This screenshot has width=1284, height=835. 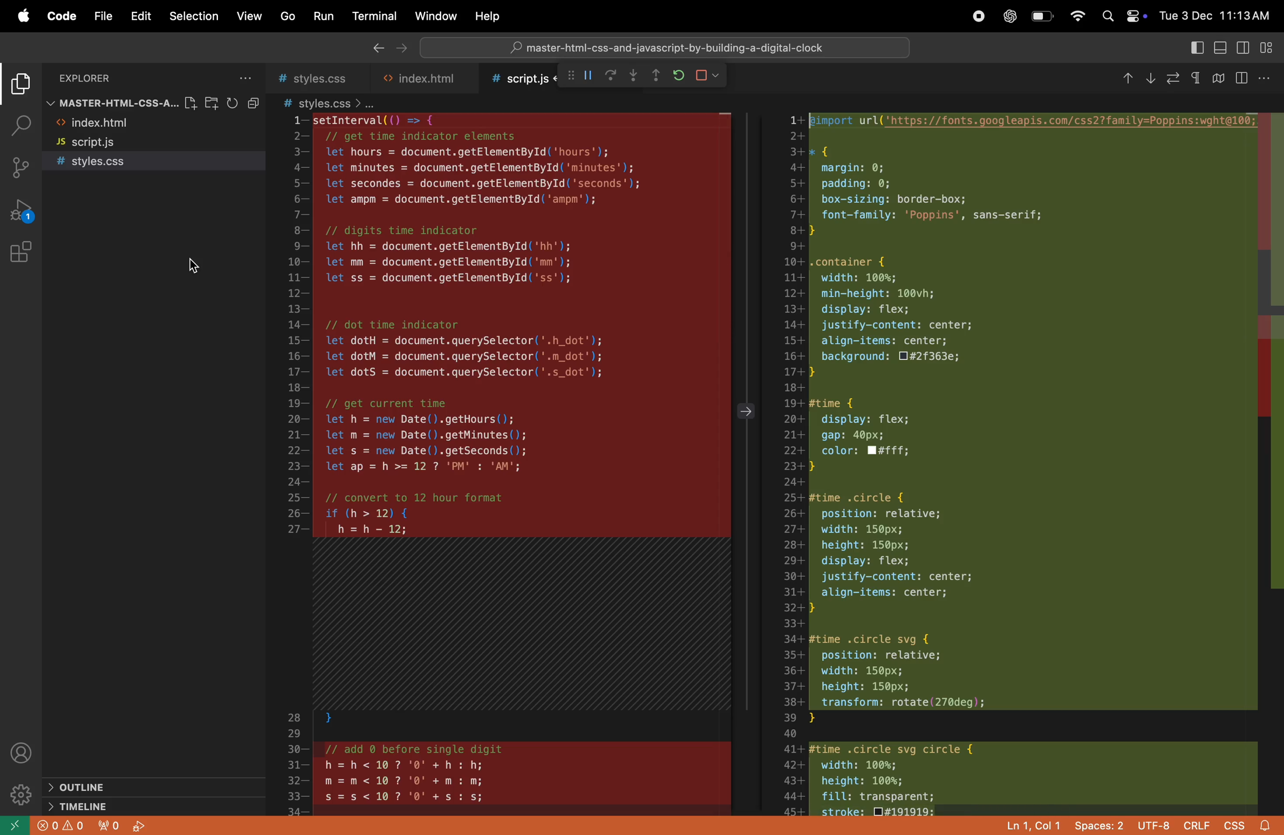 What do you see at coordinates (1153, 78) in the screenshot?
I see `Next change` at bounding box center [1153, 78].